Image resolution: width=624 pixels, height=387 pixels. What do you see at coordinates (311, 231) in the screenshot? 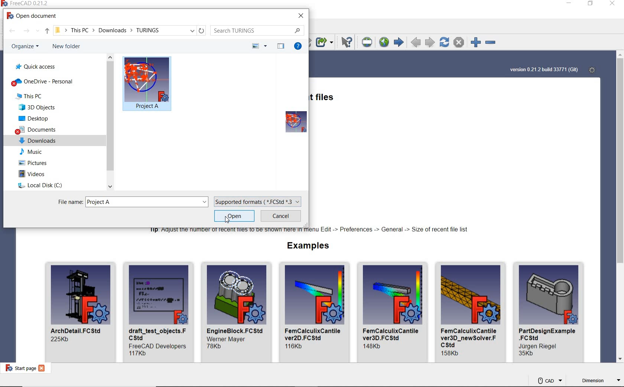
I see `TIP` at bounding box center [311, 231].